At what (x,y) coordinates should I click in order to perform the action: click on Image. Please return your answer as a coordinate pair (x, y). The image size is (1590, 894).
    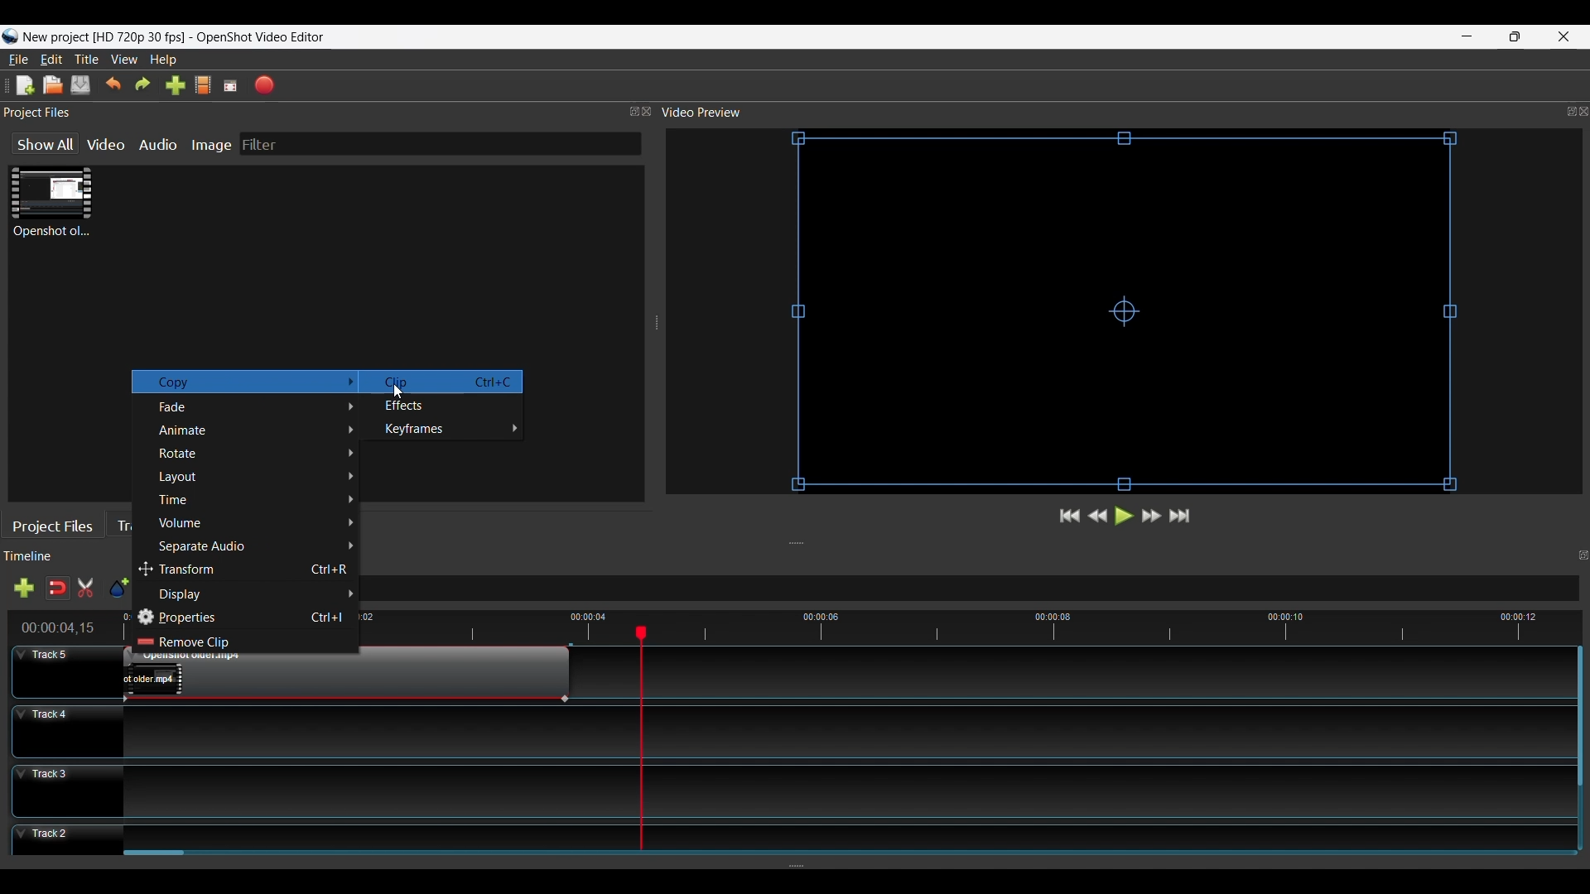
    Looking at the image, I should click on (214, 144).